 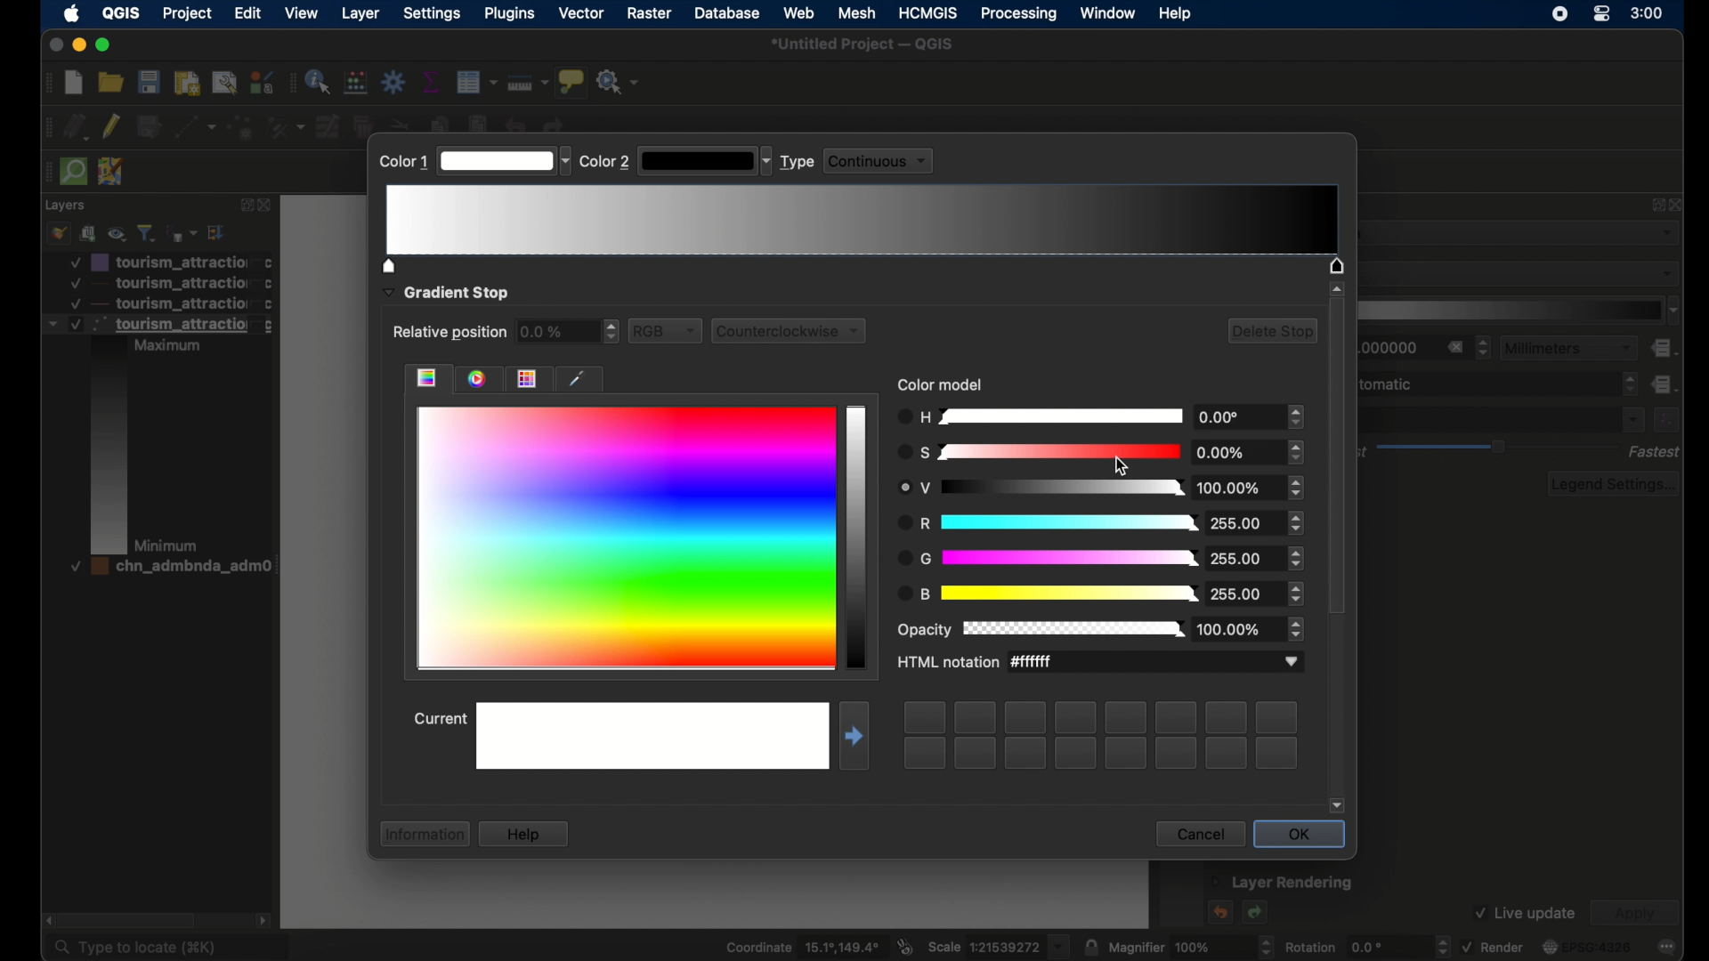 I want to click on QGIS, so click(x=120, y=13).